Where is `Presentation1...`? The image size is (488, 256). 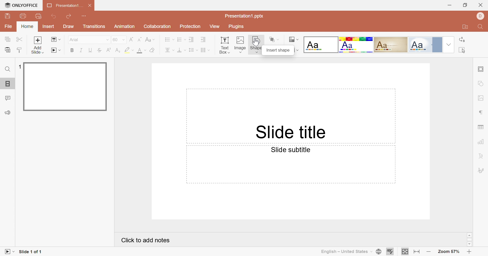
Presentation1... is located at coordinates (65, 6).